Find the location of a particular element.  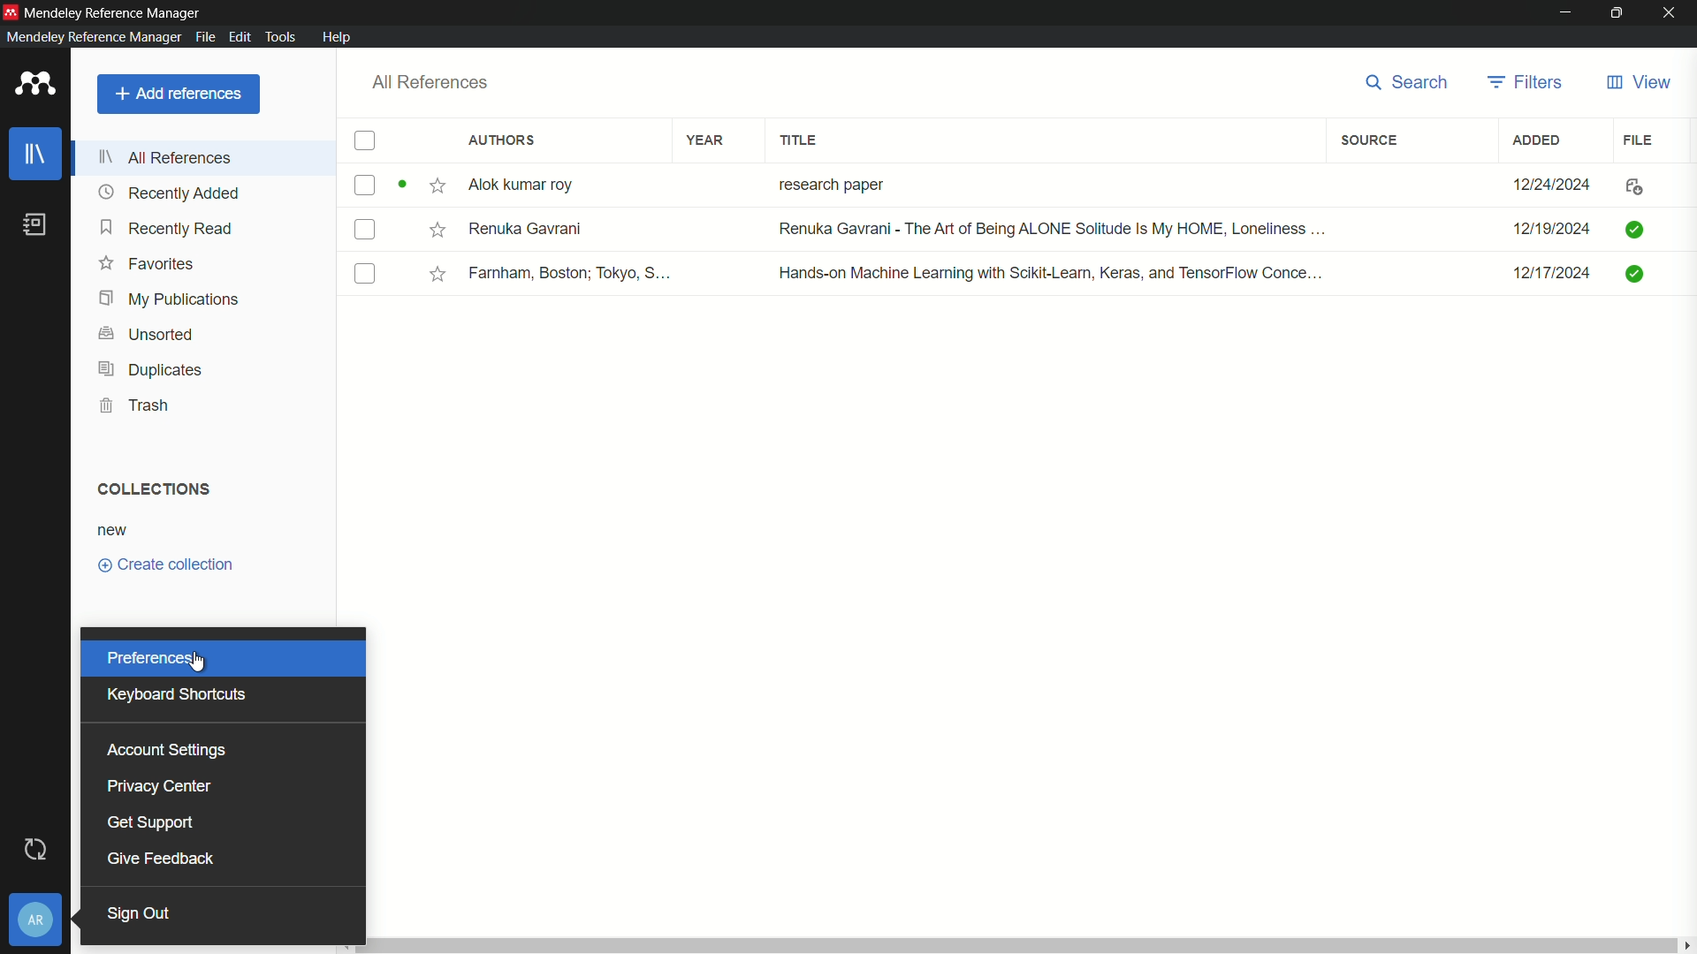

give feedback is located at coordinates (159, 859).